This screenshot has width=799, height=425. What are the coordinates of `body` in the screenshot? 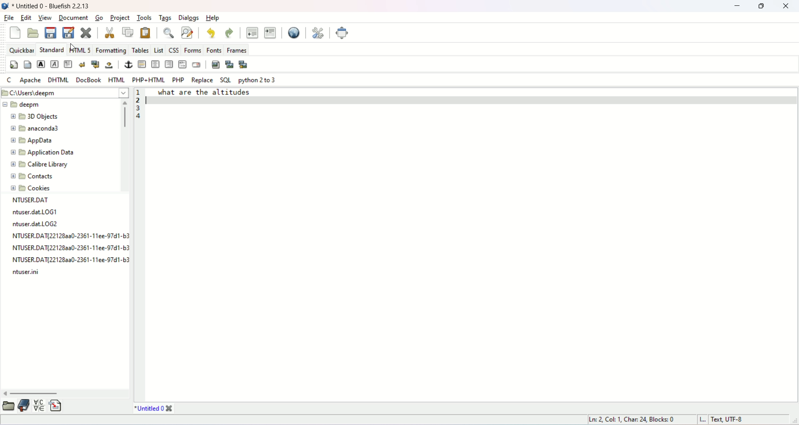 It's located at (26, 66).